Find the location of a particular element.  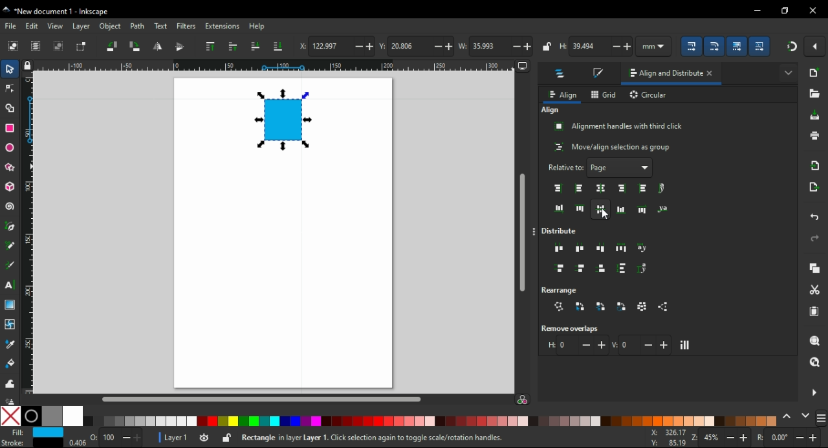

paint bucket tool is located at coordinates (10, 363).